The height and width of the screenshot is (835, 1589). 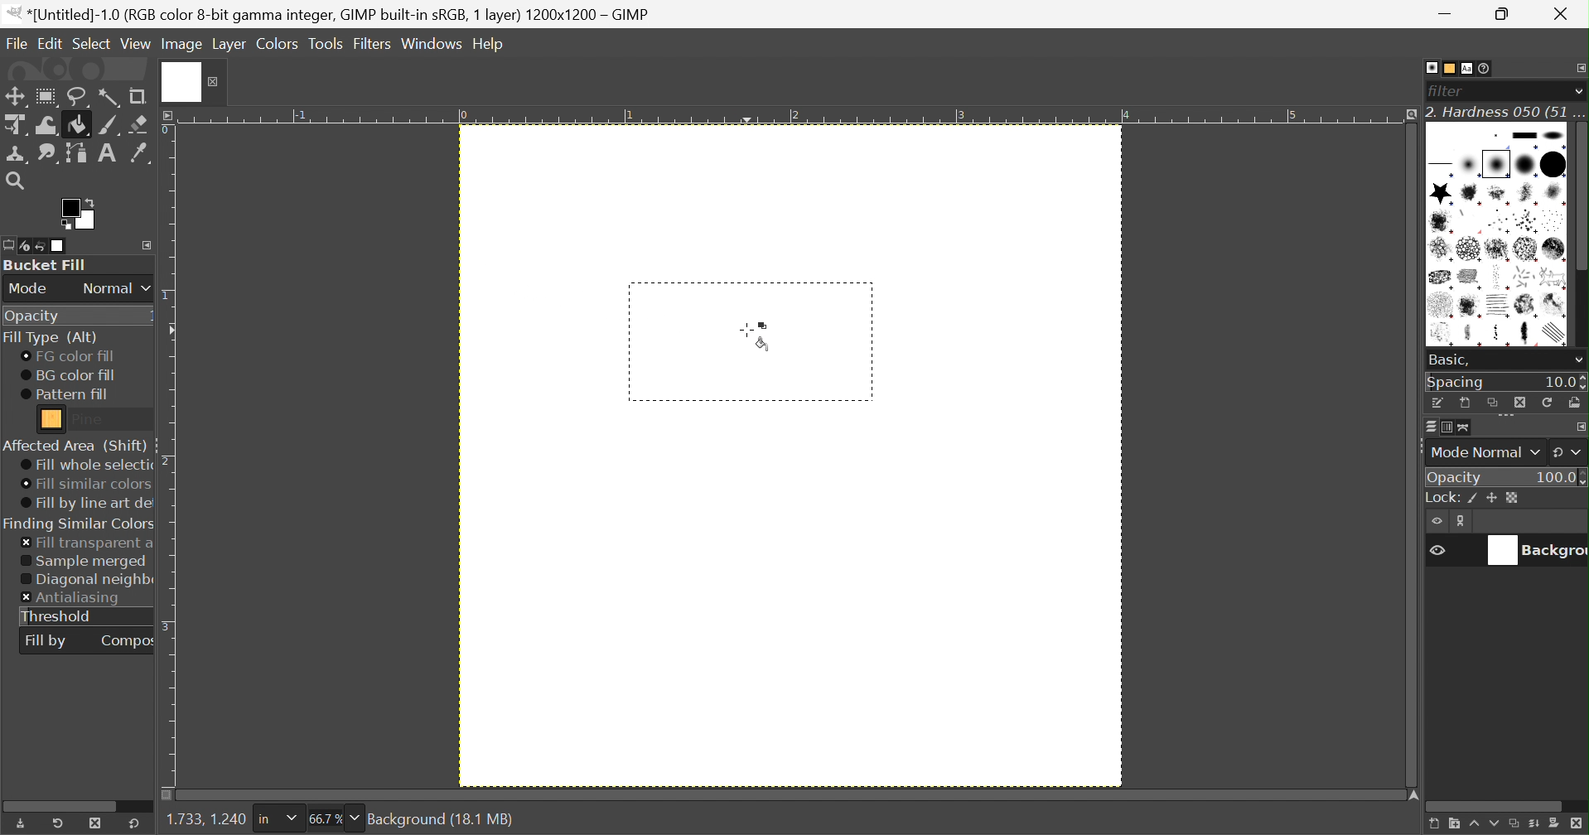 I want to click on Diagonal neighbours, so click(x=86, y=581).